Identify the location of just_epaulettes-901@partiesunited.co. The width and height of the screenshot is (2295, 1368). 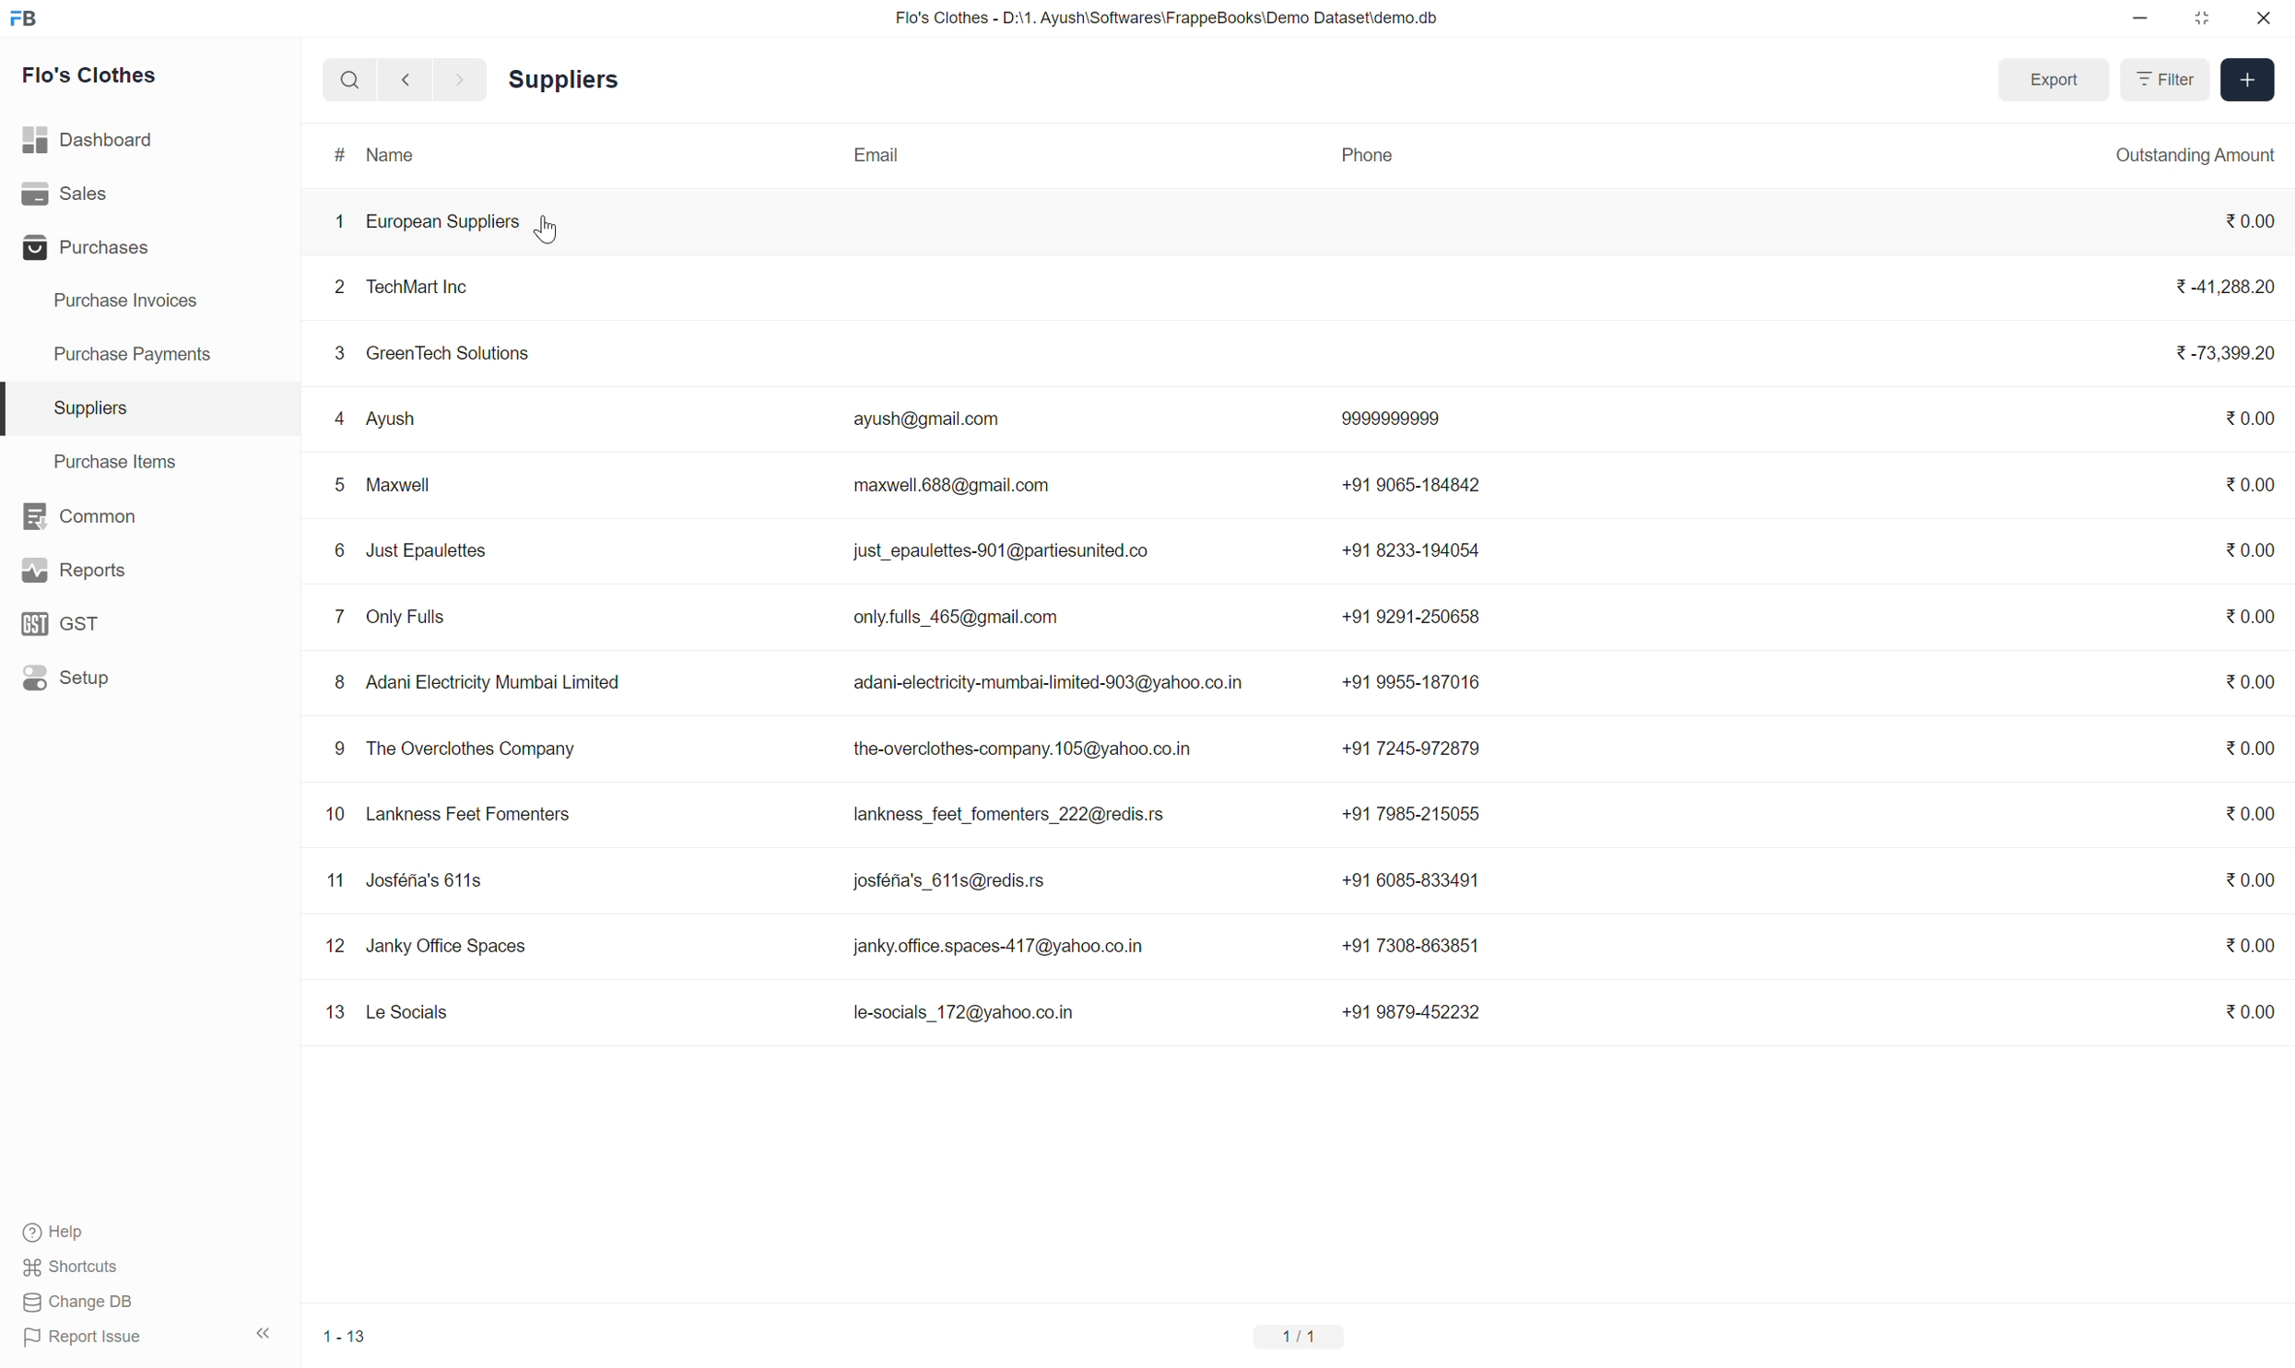
(997, 554).